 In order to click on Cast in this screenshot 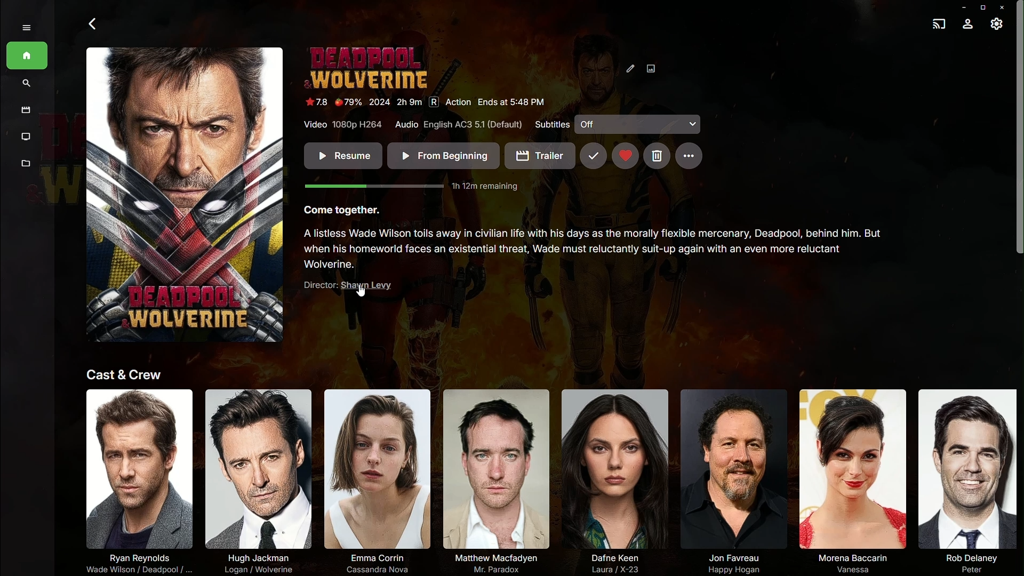, I will do `click(938, 25)`.